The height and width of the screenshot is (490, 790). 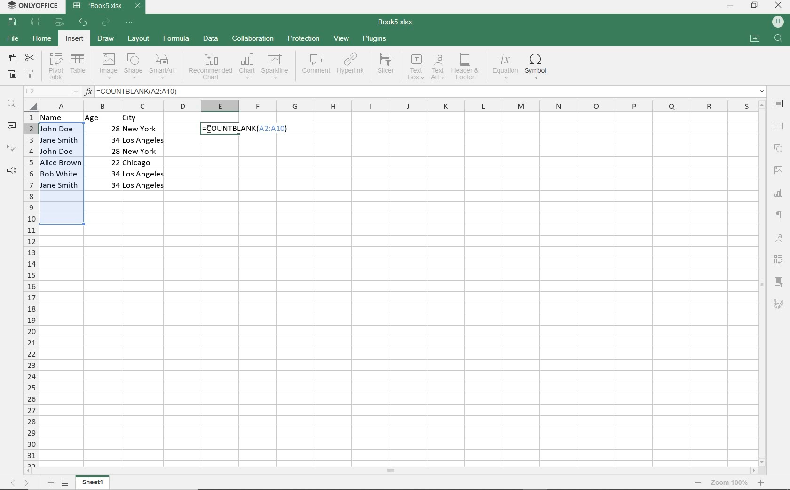 I want to click on zoom out, so click(x=699, y=482).